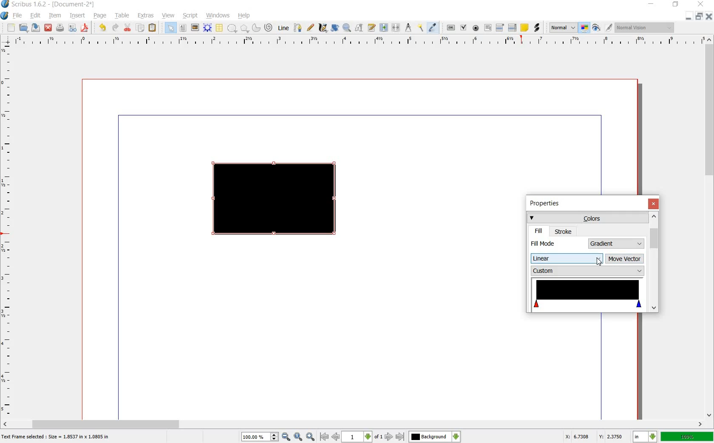 The image size is (714, 443). What do you see at coordinates (378, 437) in the screenshot?
I see `of 1` at bounding box center [378, 437].